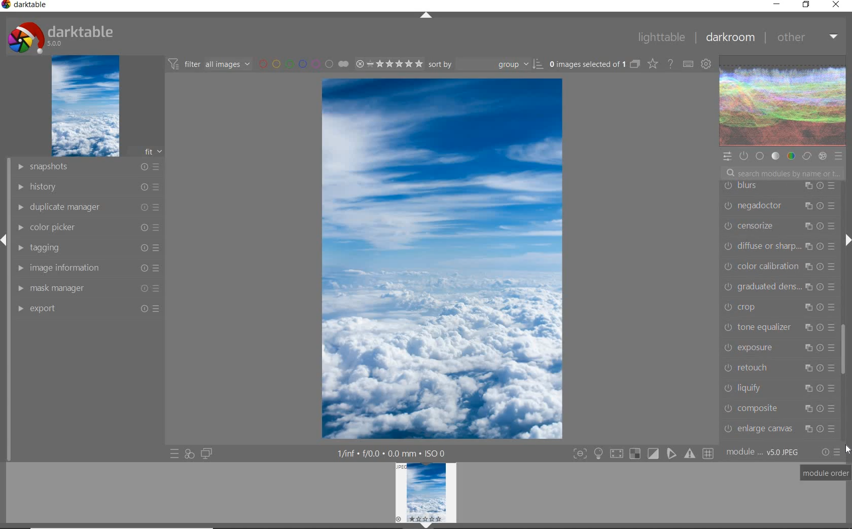  Describe the element at coordinates (839, 156) in the screenshot. I see `PRESET` at that location.